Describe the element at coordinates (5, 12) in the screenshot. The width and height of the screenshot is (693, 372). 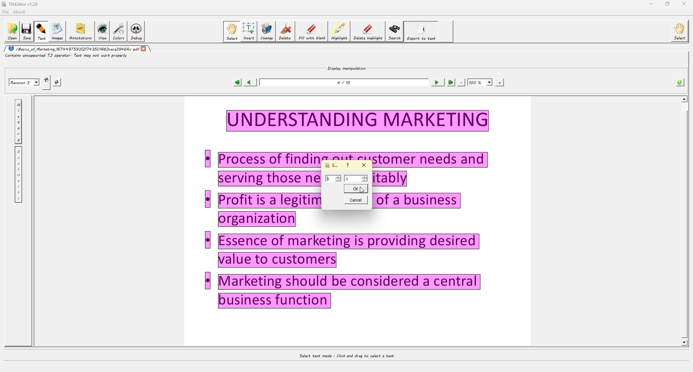
I see `file` at that location.